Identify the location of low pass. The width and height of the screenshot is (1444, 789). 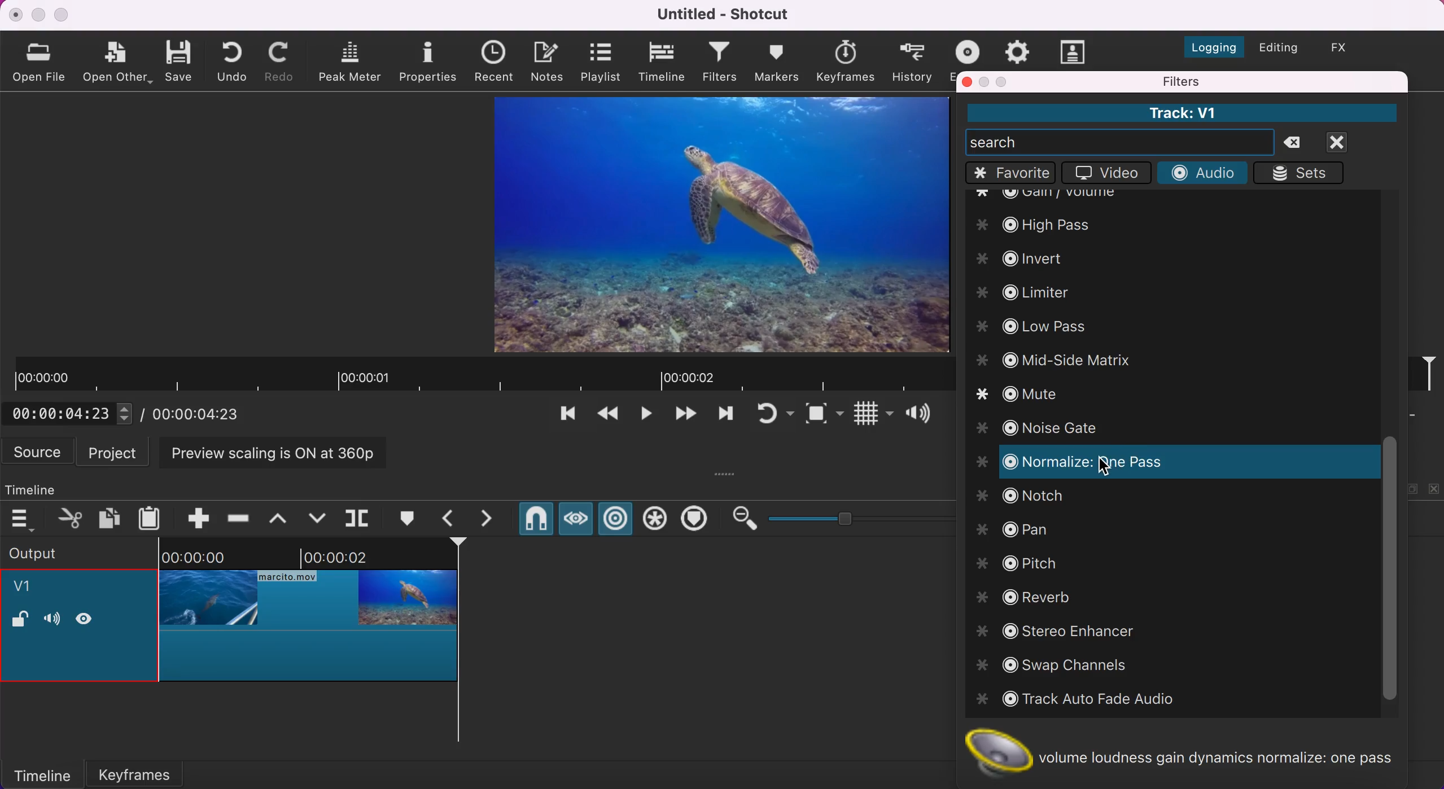
(1036, 327).